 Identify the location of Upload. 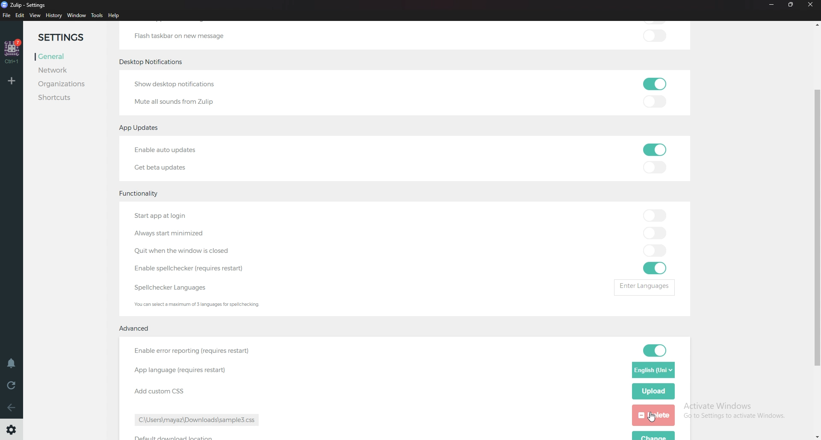
(653, 392).